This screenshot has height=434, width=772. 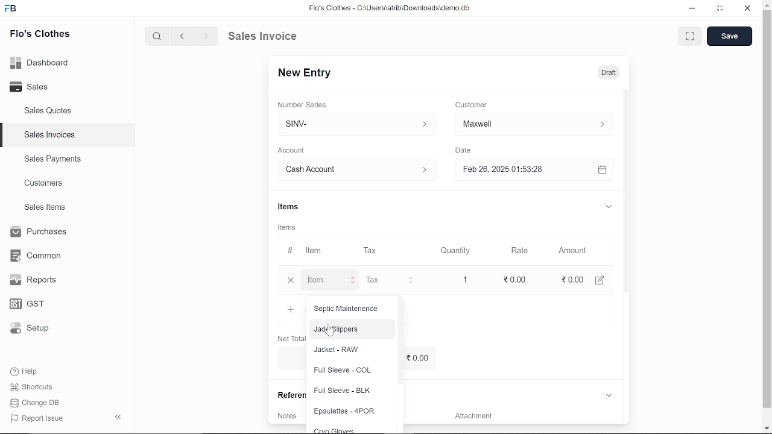 What do you see at coordinates (42, 62) in the screenshot?
I see `Dashboard` at bounding box center [42, 62].